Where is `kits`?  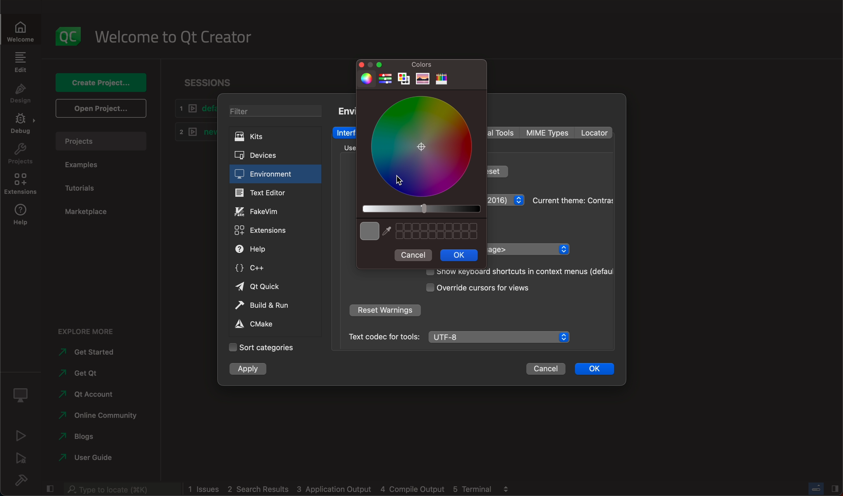 kits is located at coordinates (272, 137).